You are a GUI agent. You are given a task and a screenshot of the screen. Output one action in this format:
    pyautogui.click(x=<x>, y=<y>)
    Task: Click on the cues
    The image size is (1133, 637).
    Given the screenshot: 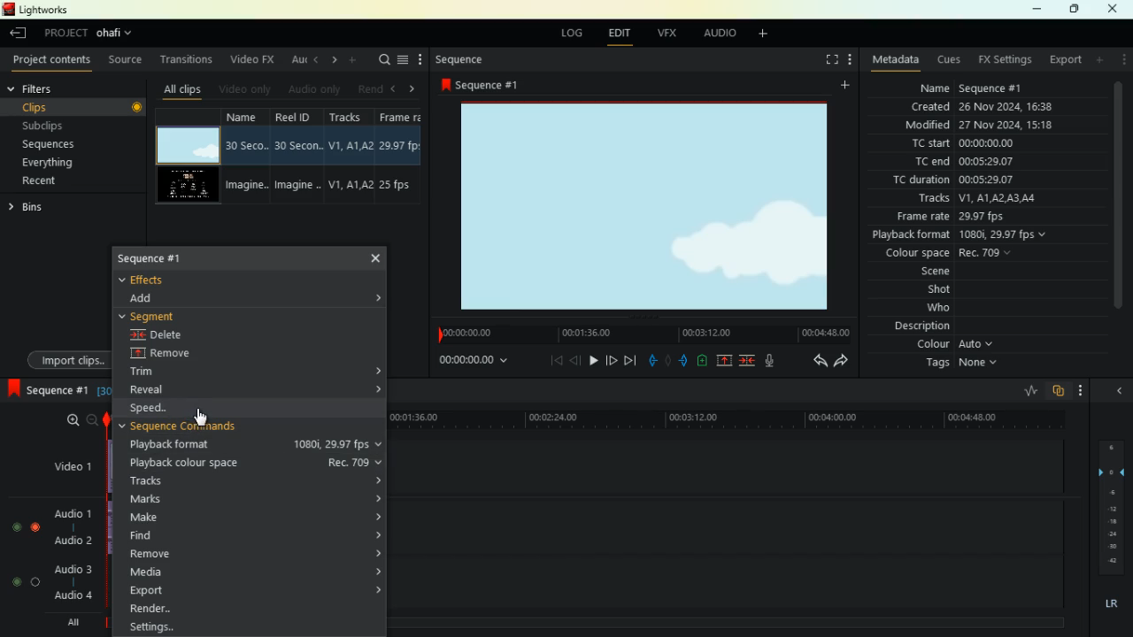 What is the action you would take?
    pyautogui.click(x=951, y=60)
    